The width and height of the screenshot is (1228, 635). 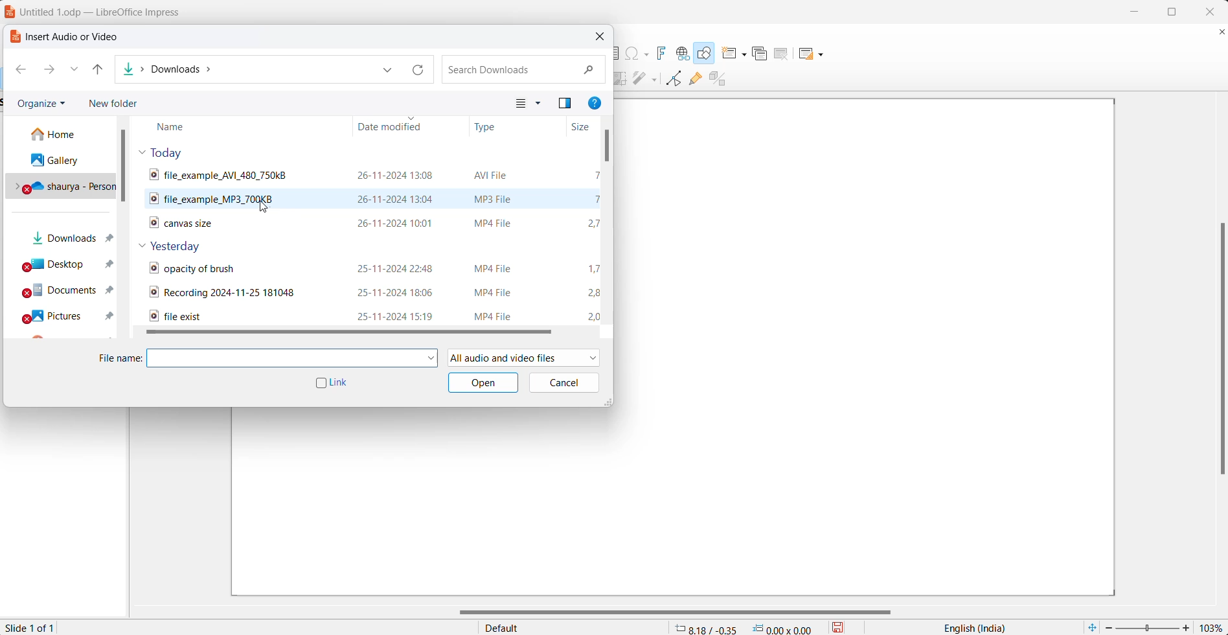 I want to click on date modified, so click(x=396, y=126).